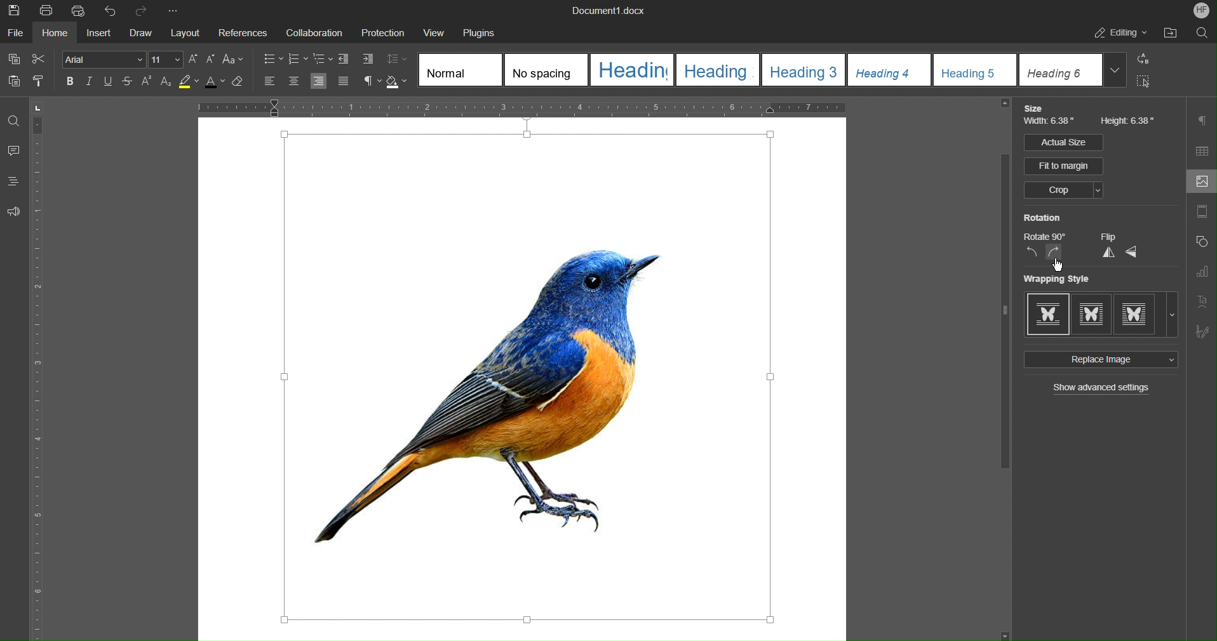 The image size is (1217, 641). I want to click on Protection, so click(377, 30).